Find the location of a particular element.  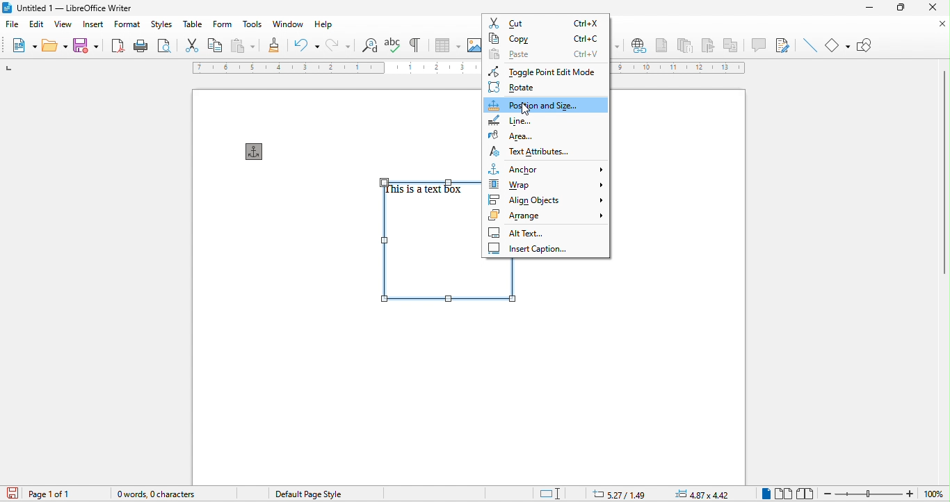

toggle point edit mode is located at coordinates (543, 71).